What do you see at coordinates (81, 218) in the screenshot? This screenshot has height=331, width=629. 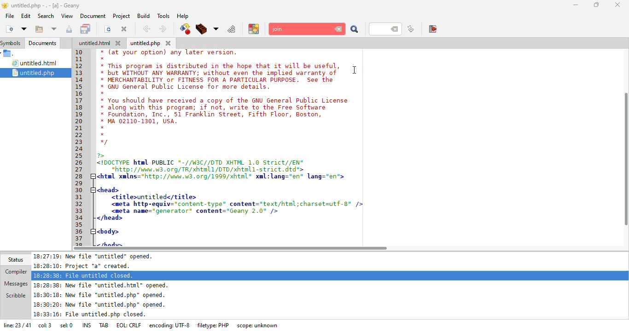 I see `34` at bounding box center [81, 218].